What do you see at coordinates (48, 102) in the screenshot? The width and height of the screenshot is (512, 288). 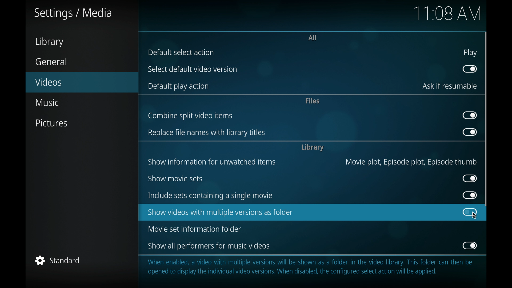 I see `music` at bounding box center [48, 102].